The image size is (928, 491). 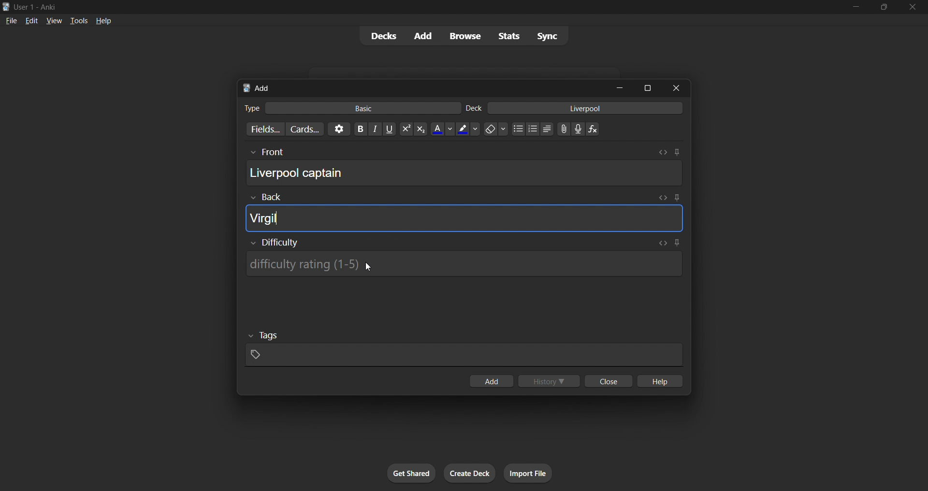 What do you see at coordinates (620, 87) in the screenshot?
I see `minimize` at bounding box center [620, 87].